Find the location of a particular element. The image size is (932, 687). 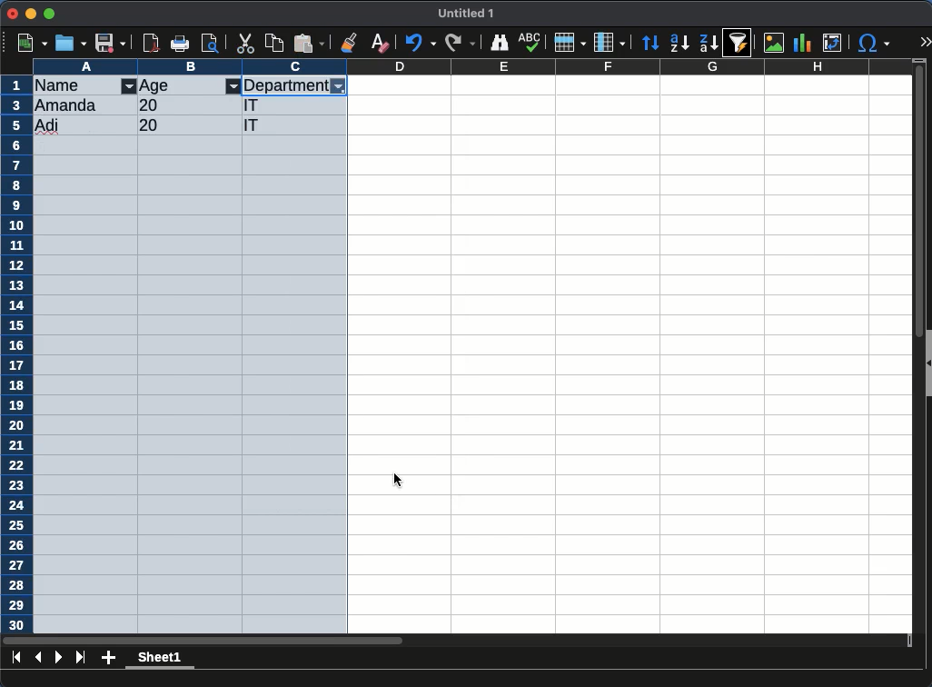

open is located at coordinates (71, 43).